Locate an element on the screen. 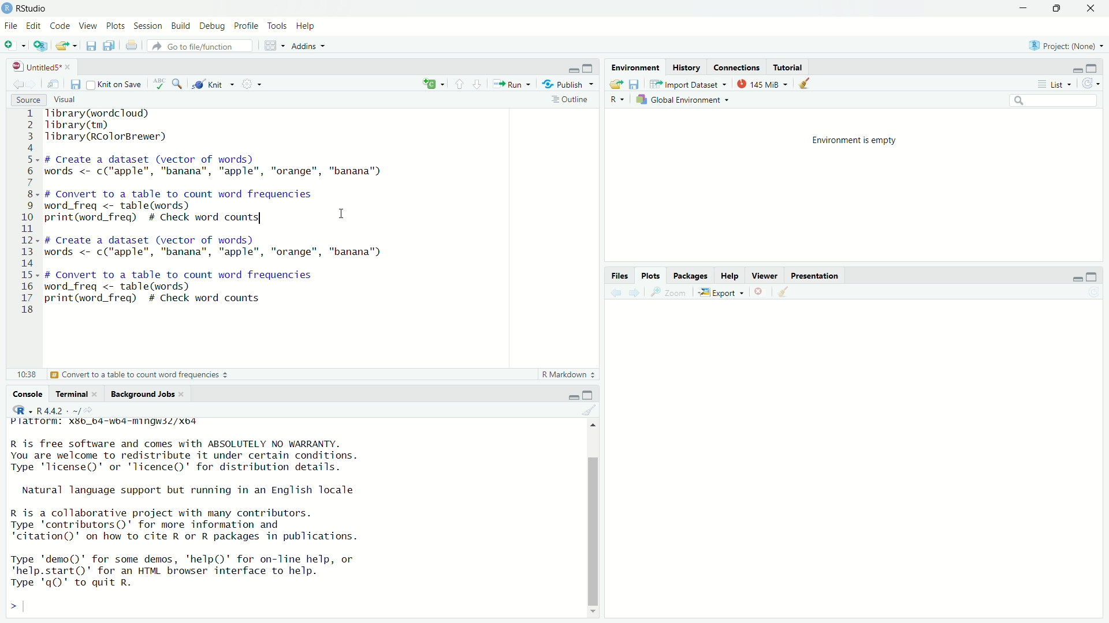 Image resolution: width=1109 pixels, height=623 pixels. Session is located at coordinates (149, 27).